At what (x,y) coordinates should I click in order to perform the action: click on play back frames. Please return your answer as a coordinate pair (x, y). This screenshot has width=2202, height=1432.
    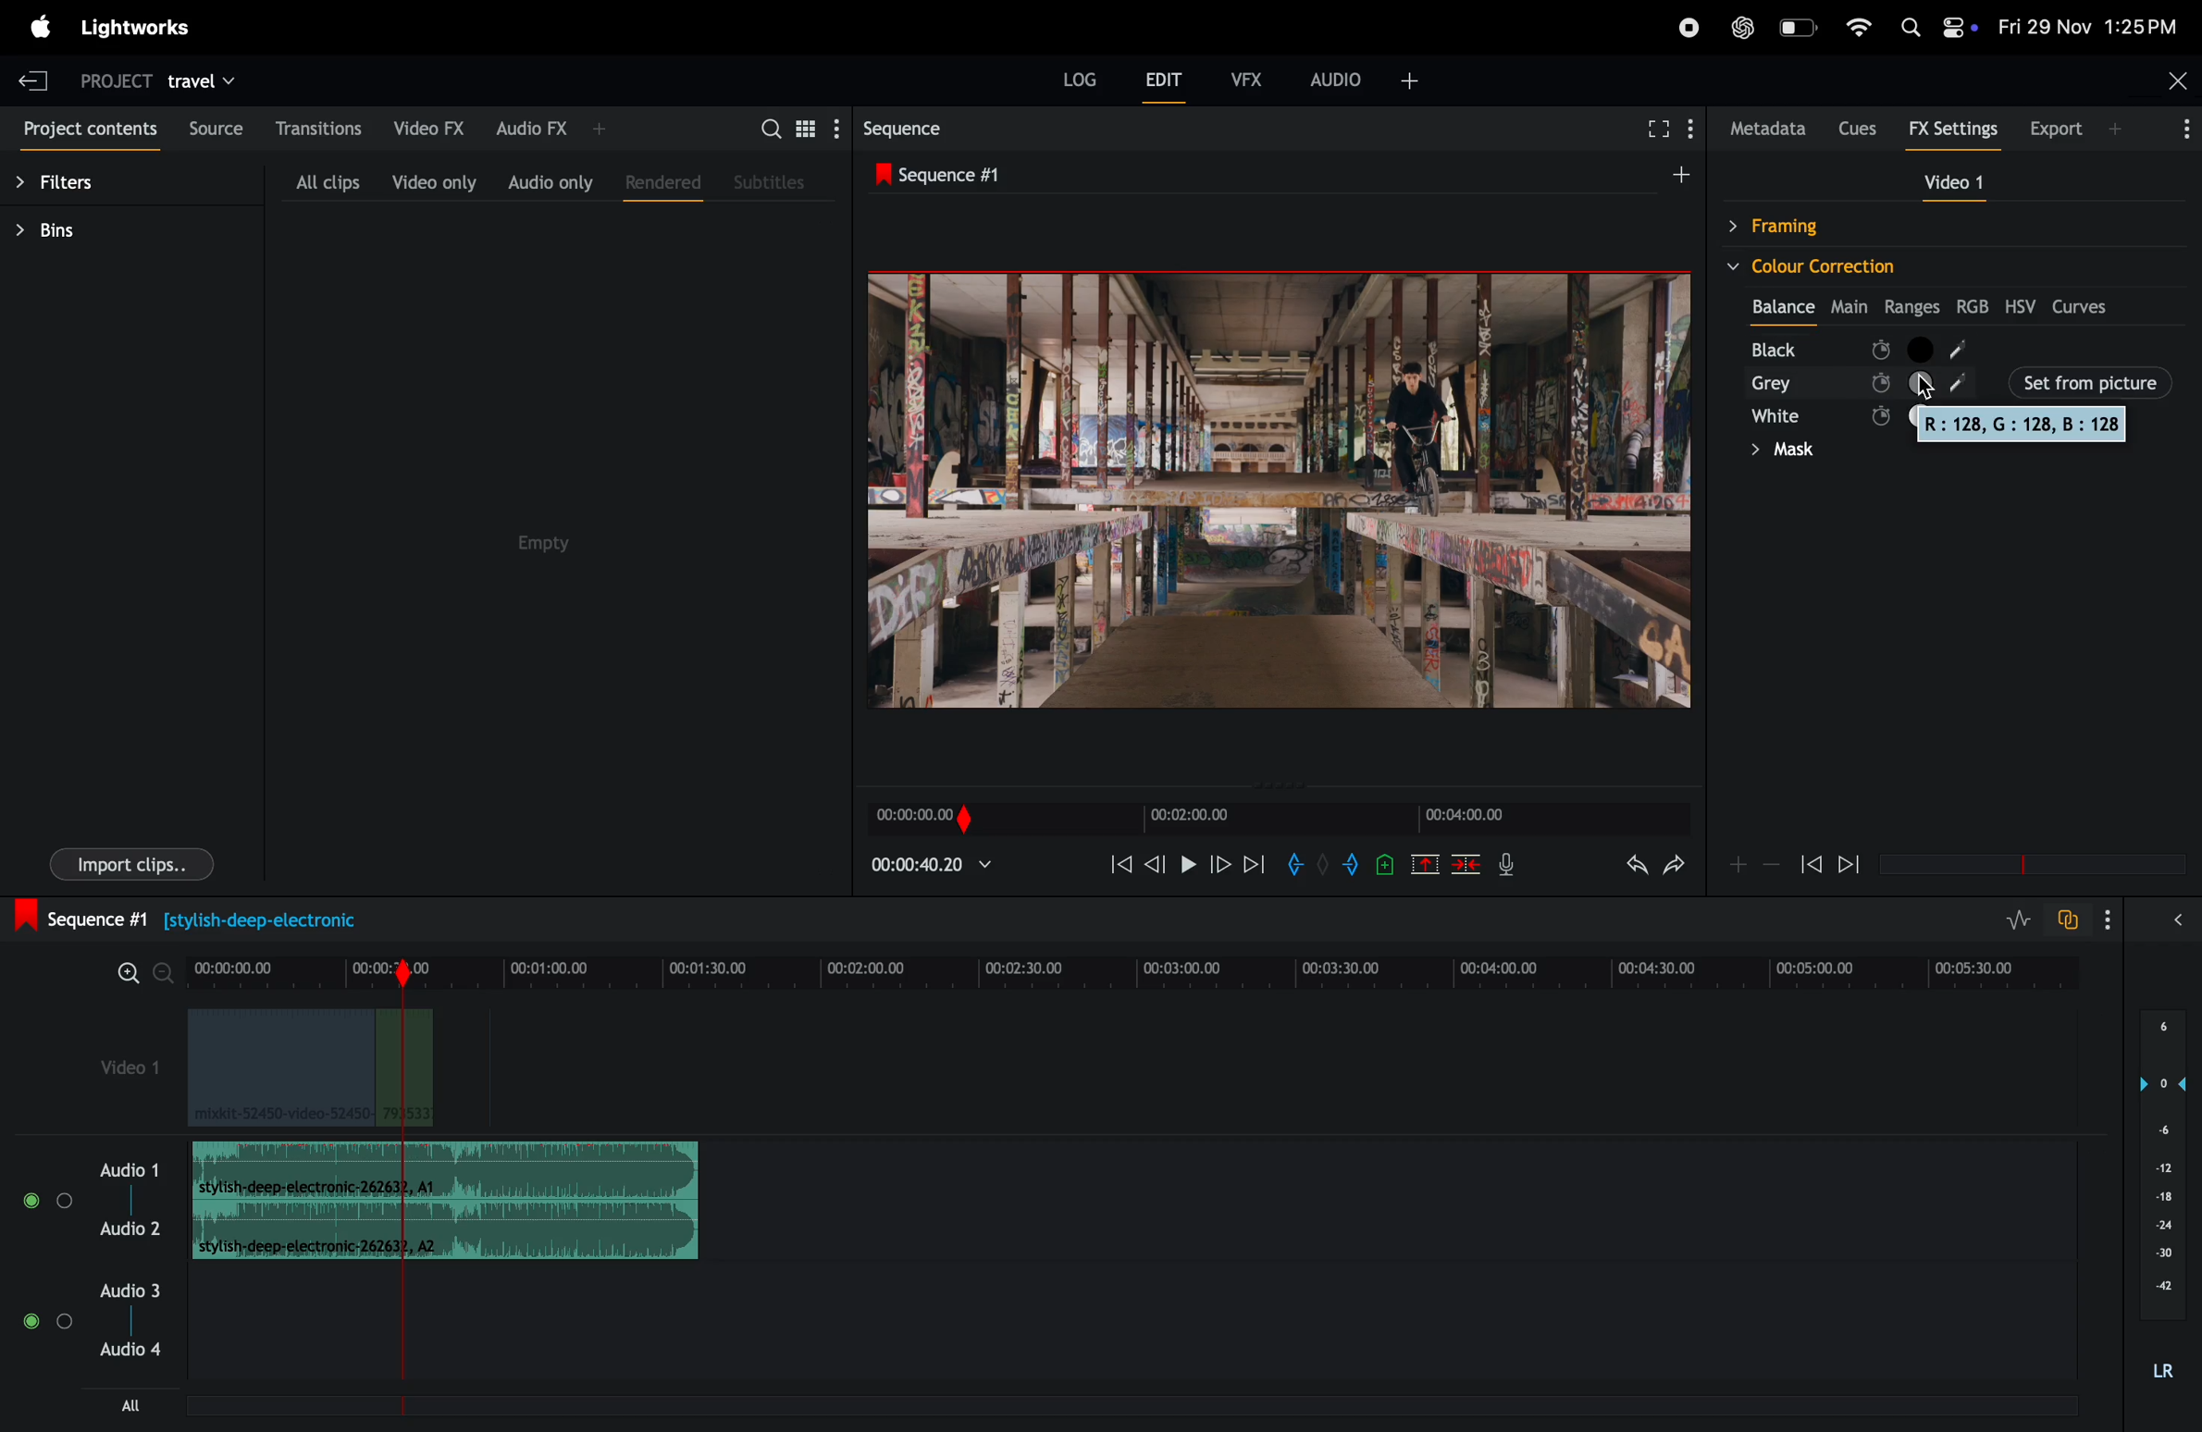
    Looking at the image, I should click on (1276, 489).